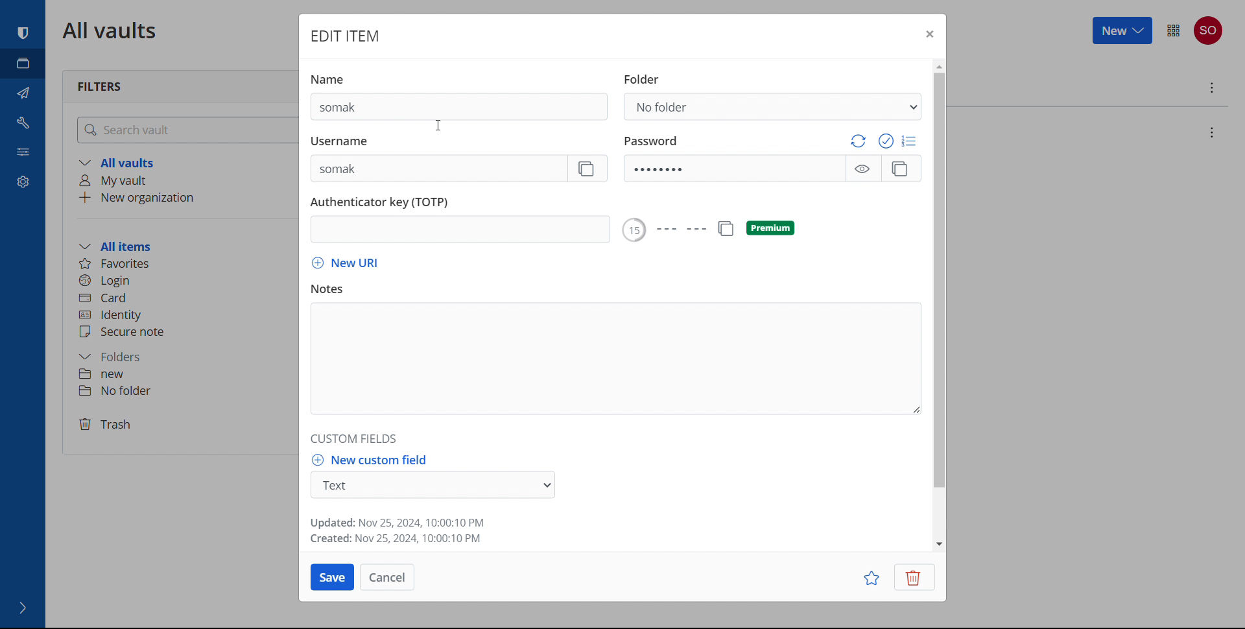 The height and width of the screenshot is (629, 1245). I want to click on toggle visibility, so click(862, 169).